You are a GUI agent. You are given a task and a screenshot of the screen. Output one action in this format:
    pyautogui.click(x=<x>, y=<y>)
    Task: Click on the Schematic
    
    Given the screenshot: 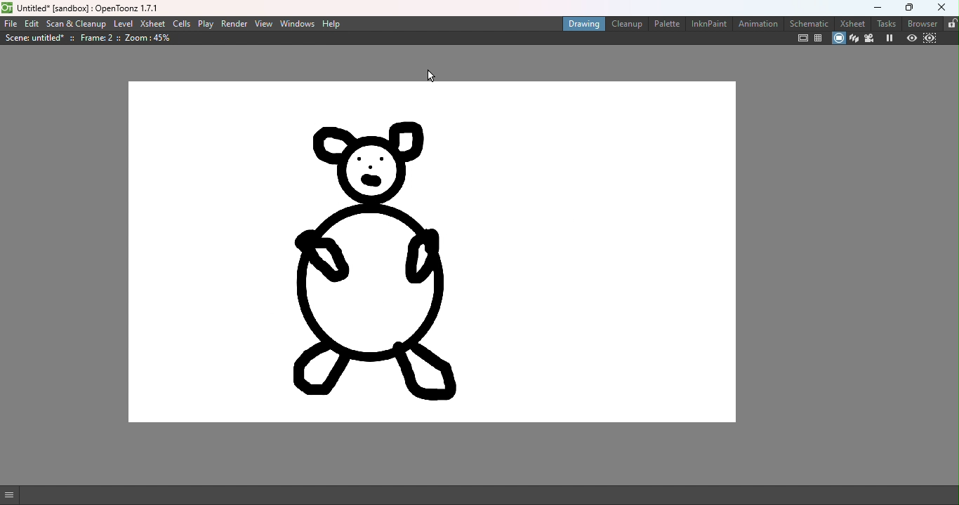 What is the action you would take?
    pyautogui.click(x=809, y=22)
    